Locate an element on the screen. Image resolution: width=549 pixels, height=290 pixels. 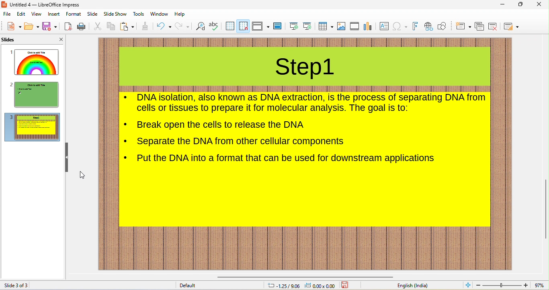
horizontal scroll bar is located at coordinates (303, 275).